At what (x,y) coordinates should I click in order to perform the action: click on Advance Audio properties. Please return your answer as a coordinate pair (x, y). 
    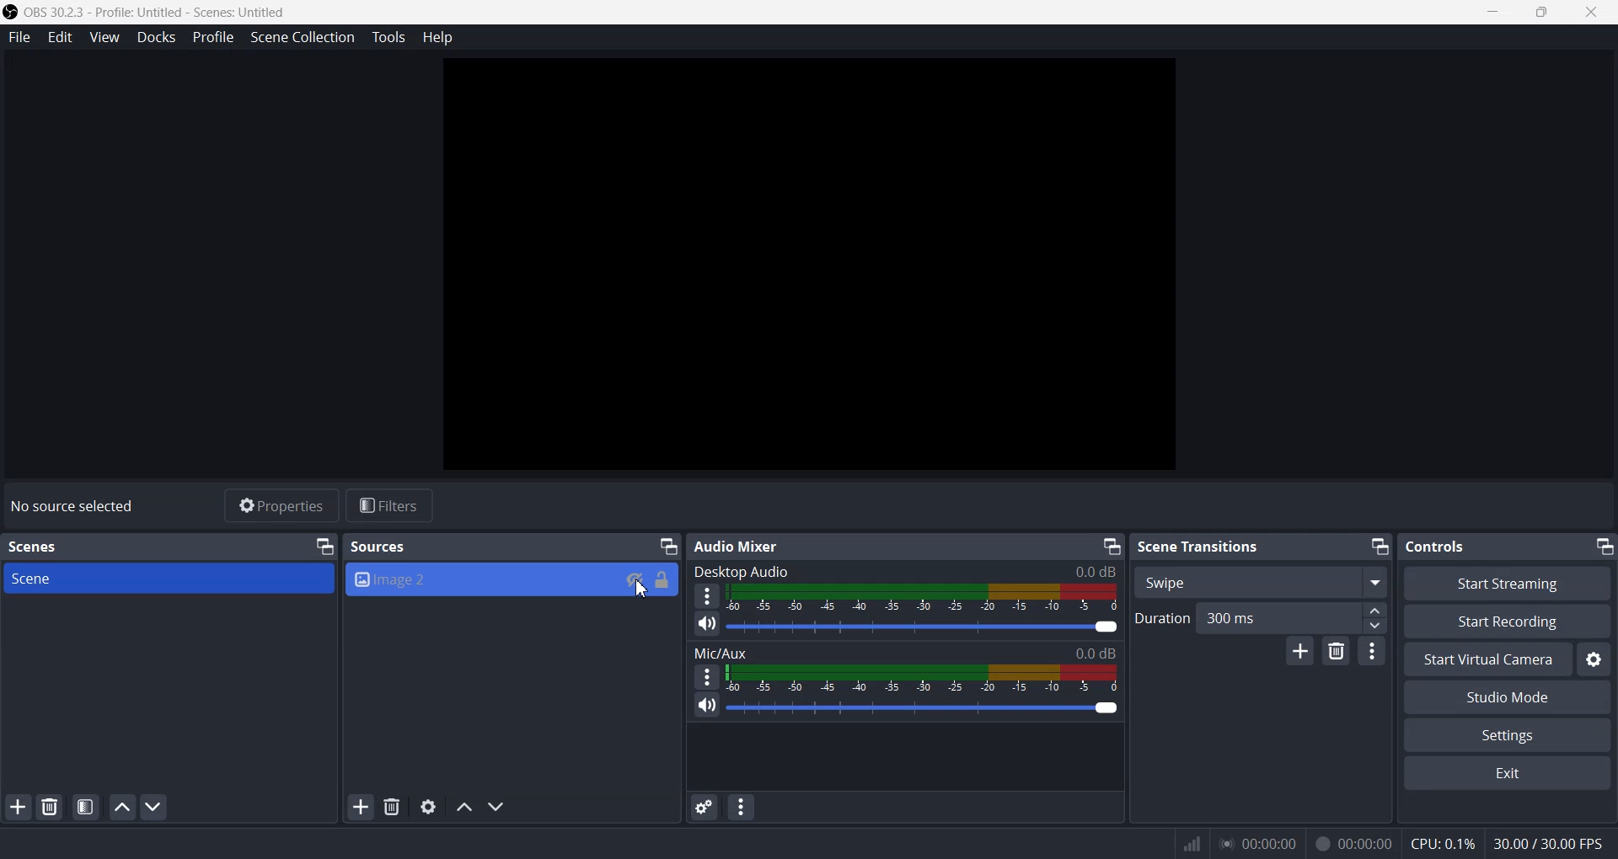
    Looking at the image, I should click on (704, 807).